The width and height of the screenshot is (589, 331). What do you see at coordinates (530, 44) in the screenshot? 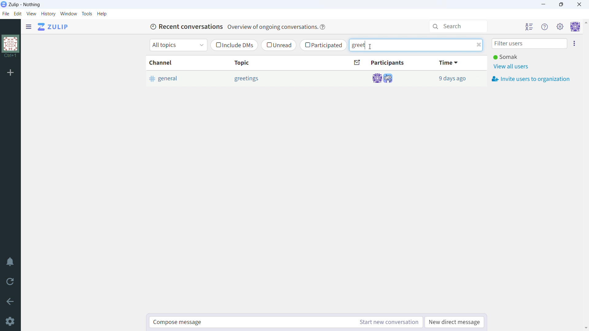
I see `filter users` at bounding box center [530, 44].